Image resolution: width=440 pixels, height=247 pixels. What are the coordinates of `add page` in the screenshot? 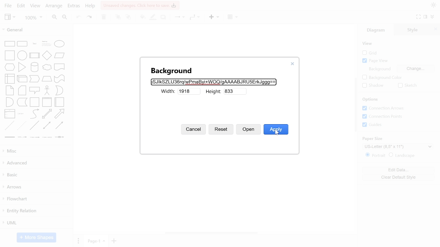 It's located at (113, 241).